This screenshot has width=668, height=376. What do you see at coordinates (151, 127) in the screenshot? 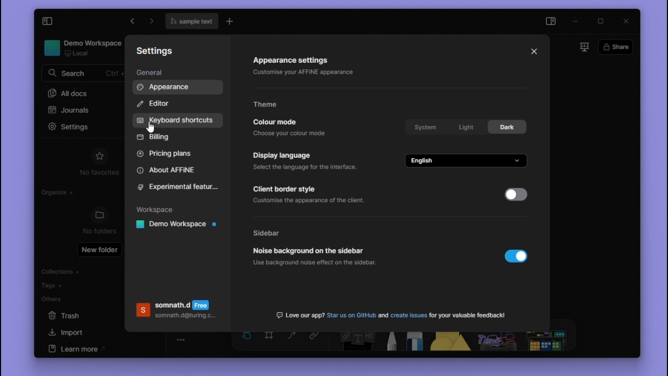
I see `cursor` at bounding box center [151, 127].